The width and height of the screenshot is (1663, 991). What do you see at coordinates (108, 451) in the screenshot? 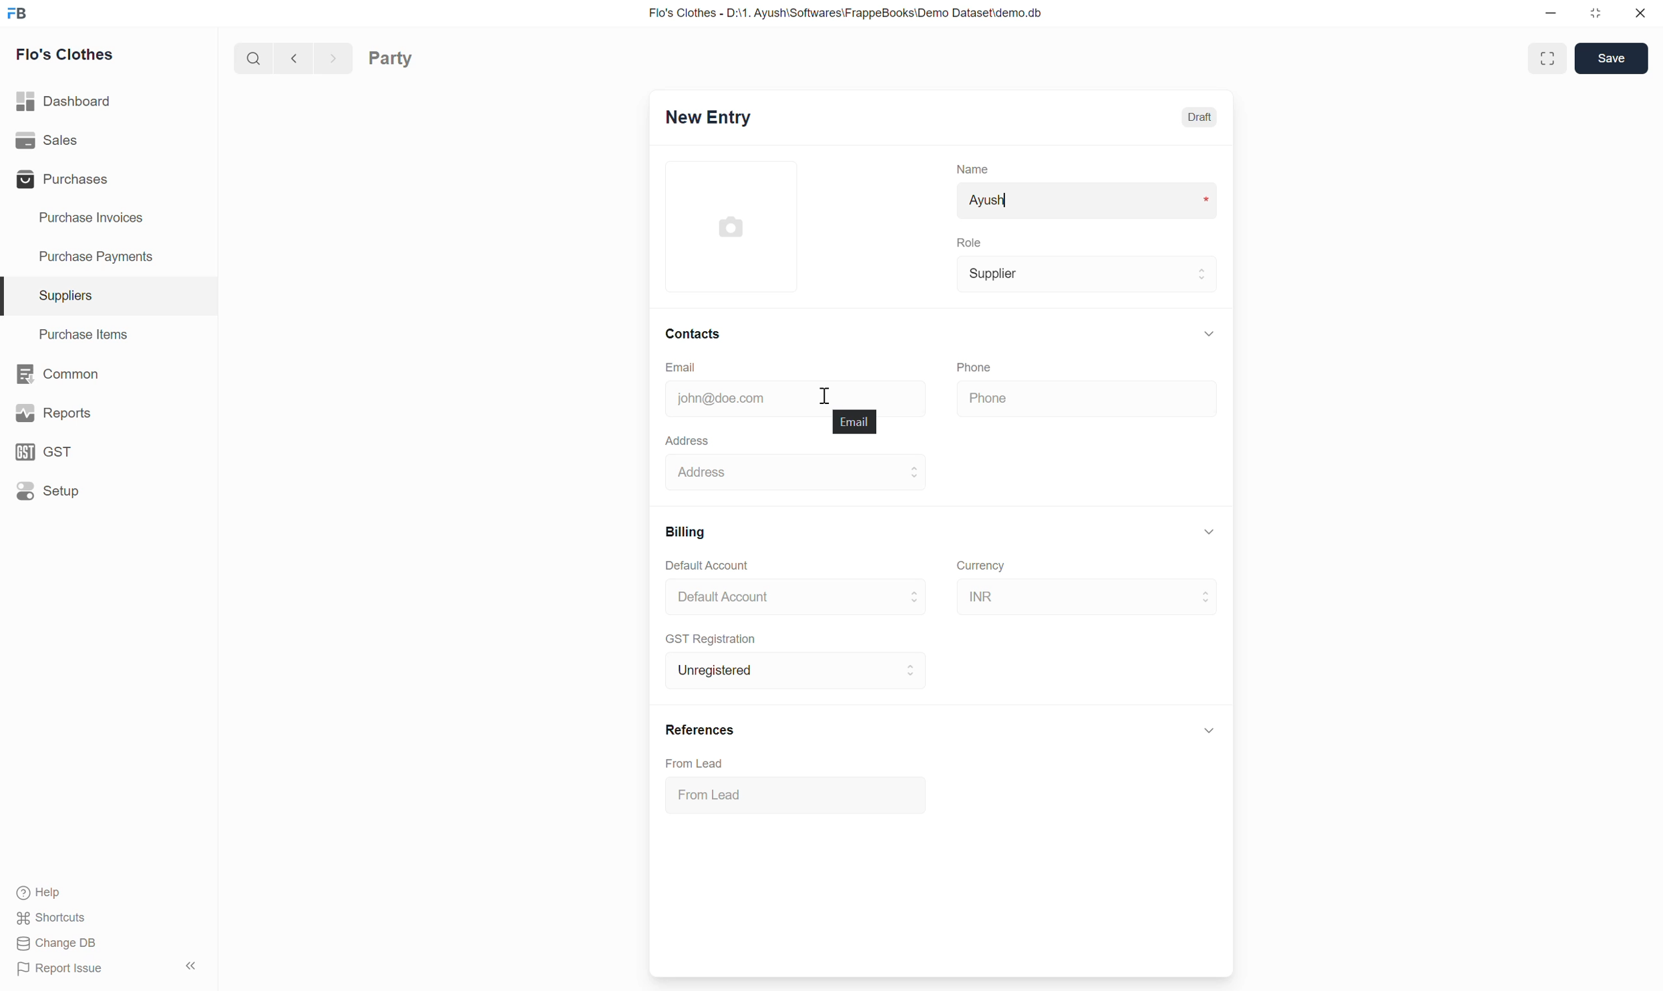
I see `GST` at bounding box center [108, 451].